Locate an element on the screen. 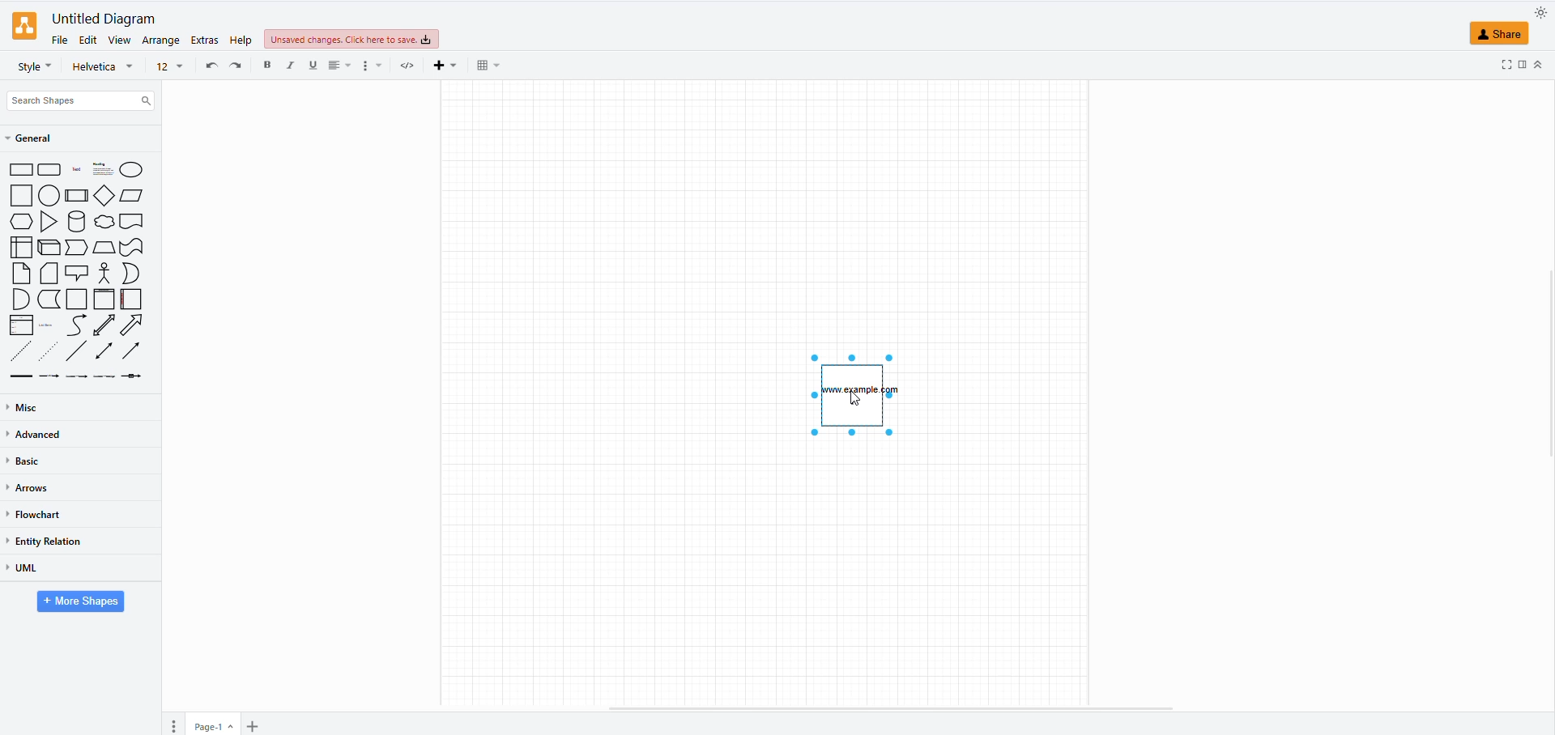 The height and width of the screenshot is (735, 1555). connector with 2 labels is located at coordinates (77, 379).